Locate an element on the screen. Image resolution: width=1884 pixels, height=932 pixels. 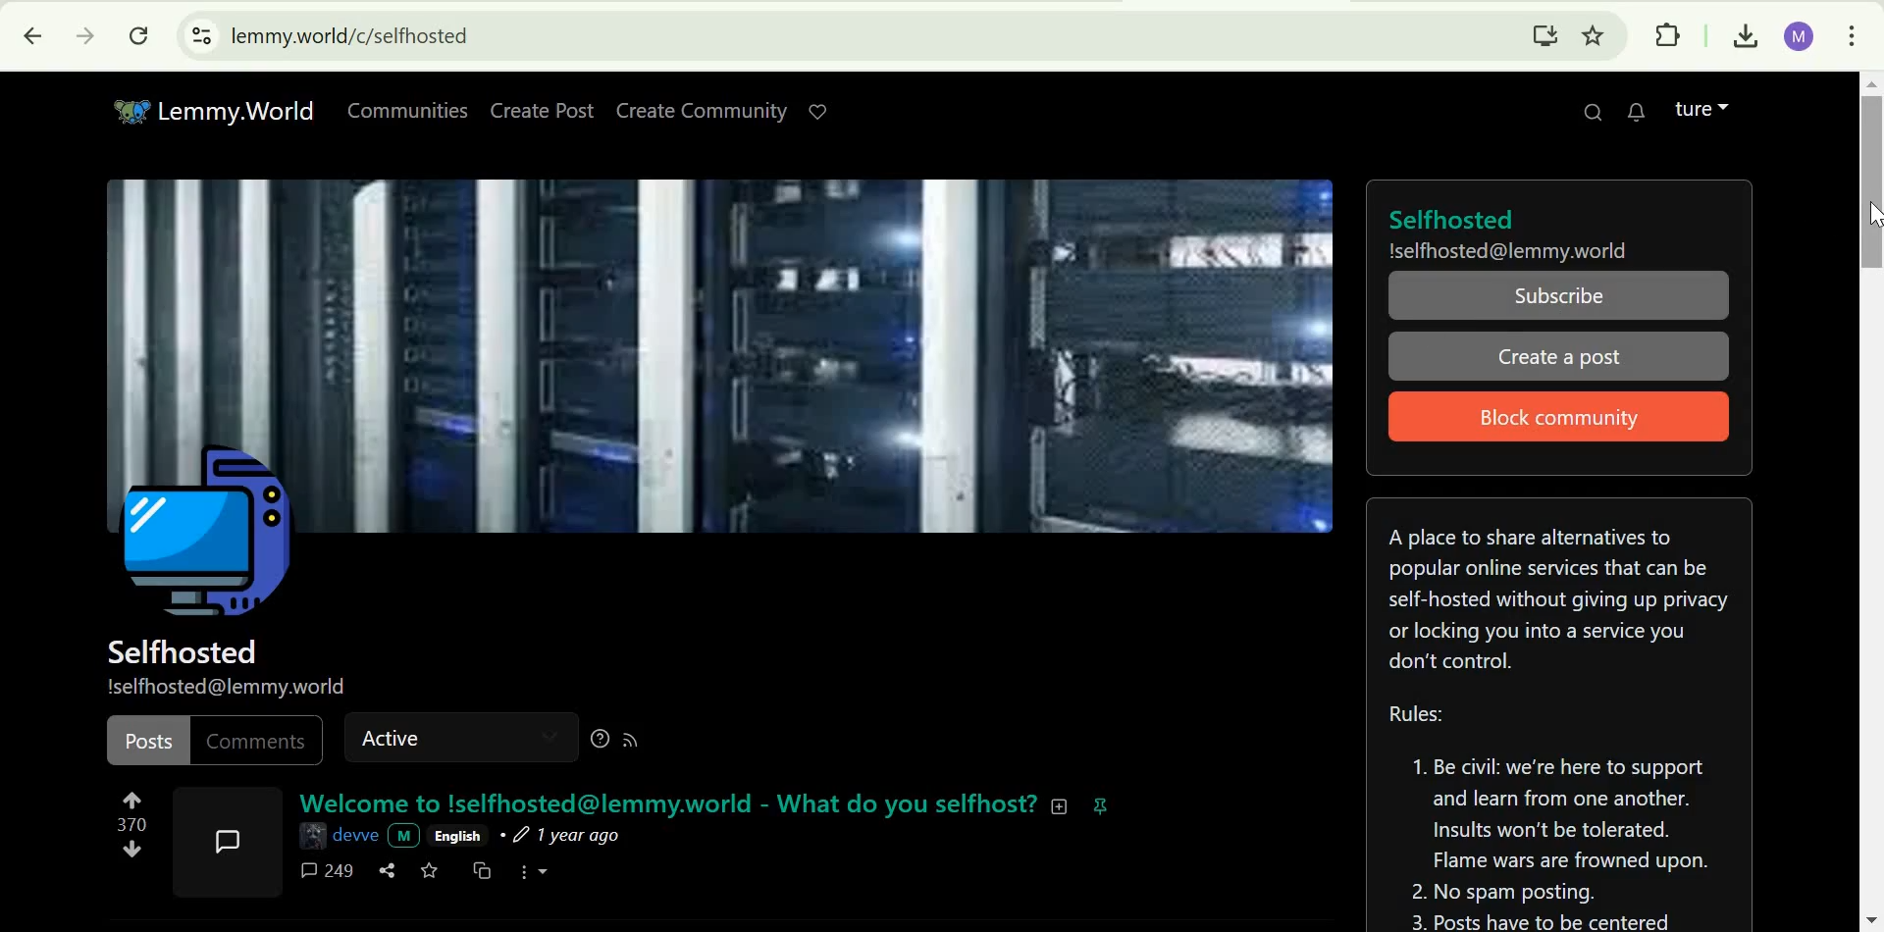
Google account is located at coordinates (1801, 37).